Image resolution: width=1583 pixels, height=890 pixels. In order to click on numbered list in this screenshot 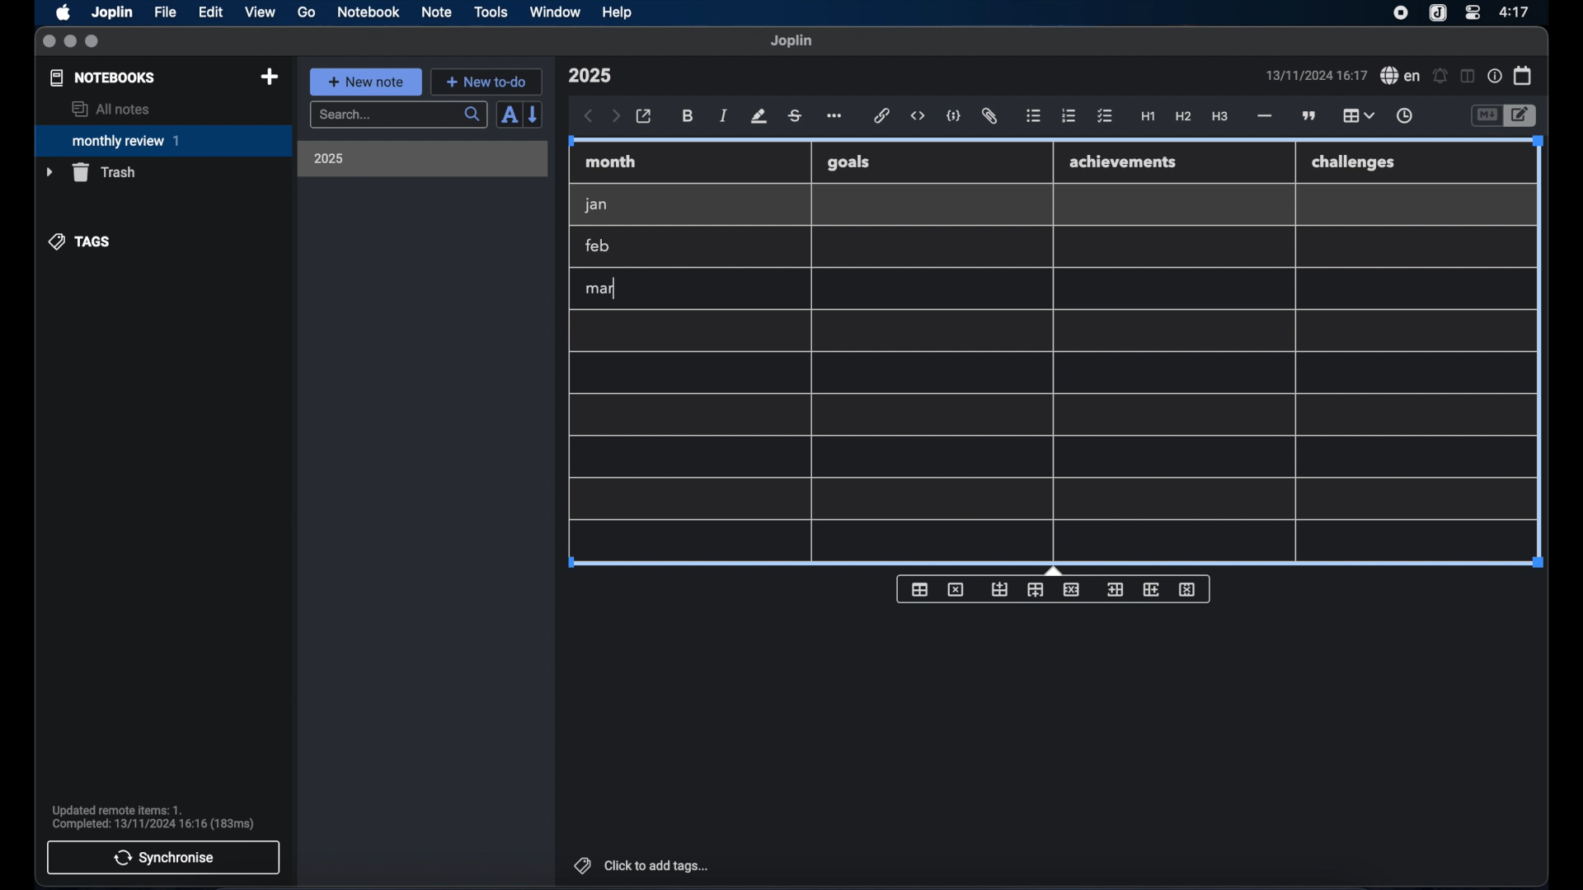, I will do `click(1069, 115)`.